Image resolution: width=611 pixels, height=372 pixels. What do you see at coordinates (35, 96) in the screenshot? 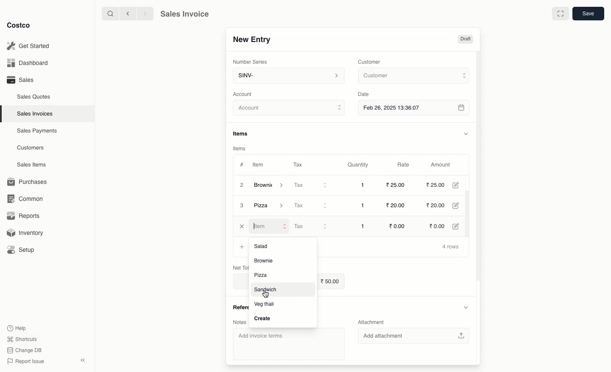
I see `Sales Quotes` at bounding box center [35, 96].